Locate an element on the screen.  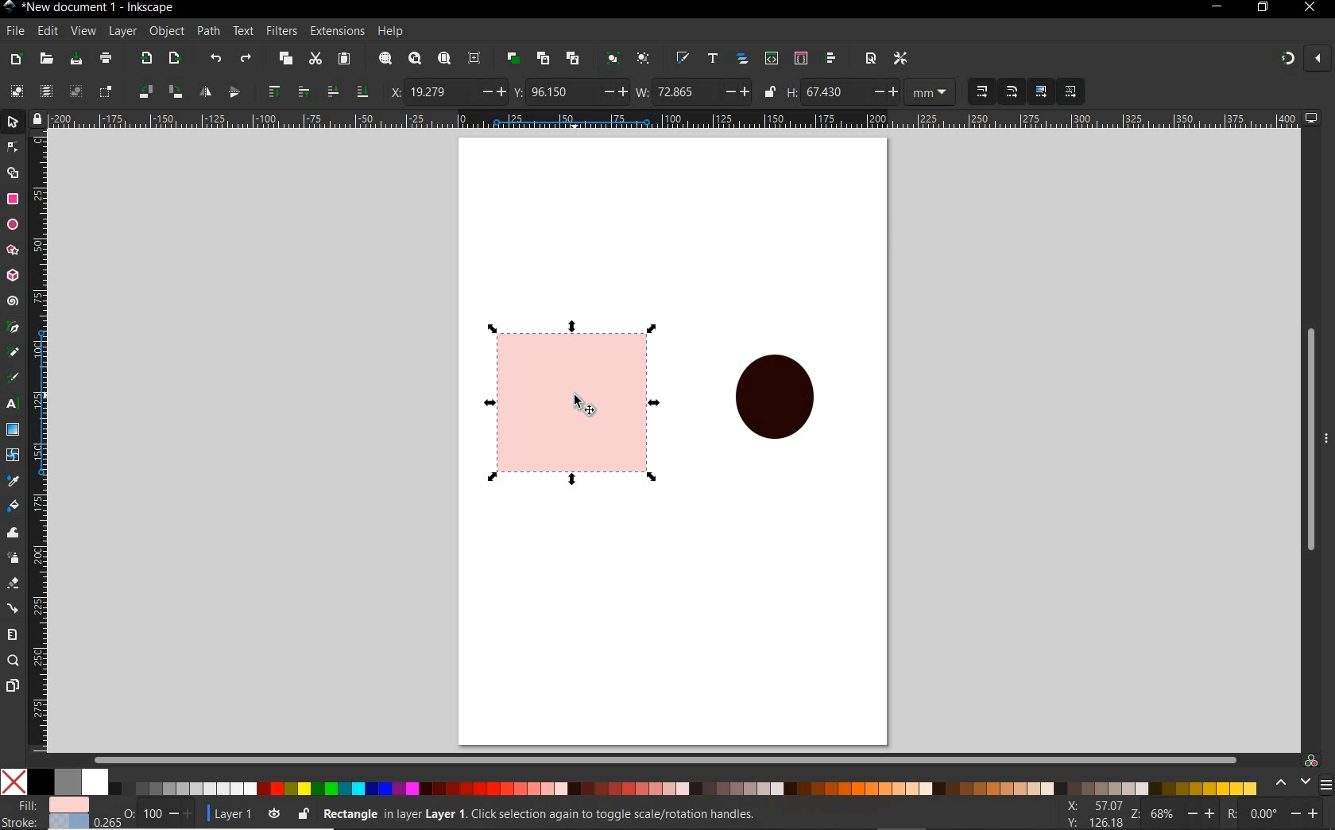
restore is located at coordinates (1263, 7).